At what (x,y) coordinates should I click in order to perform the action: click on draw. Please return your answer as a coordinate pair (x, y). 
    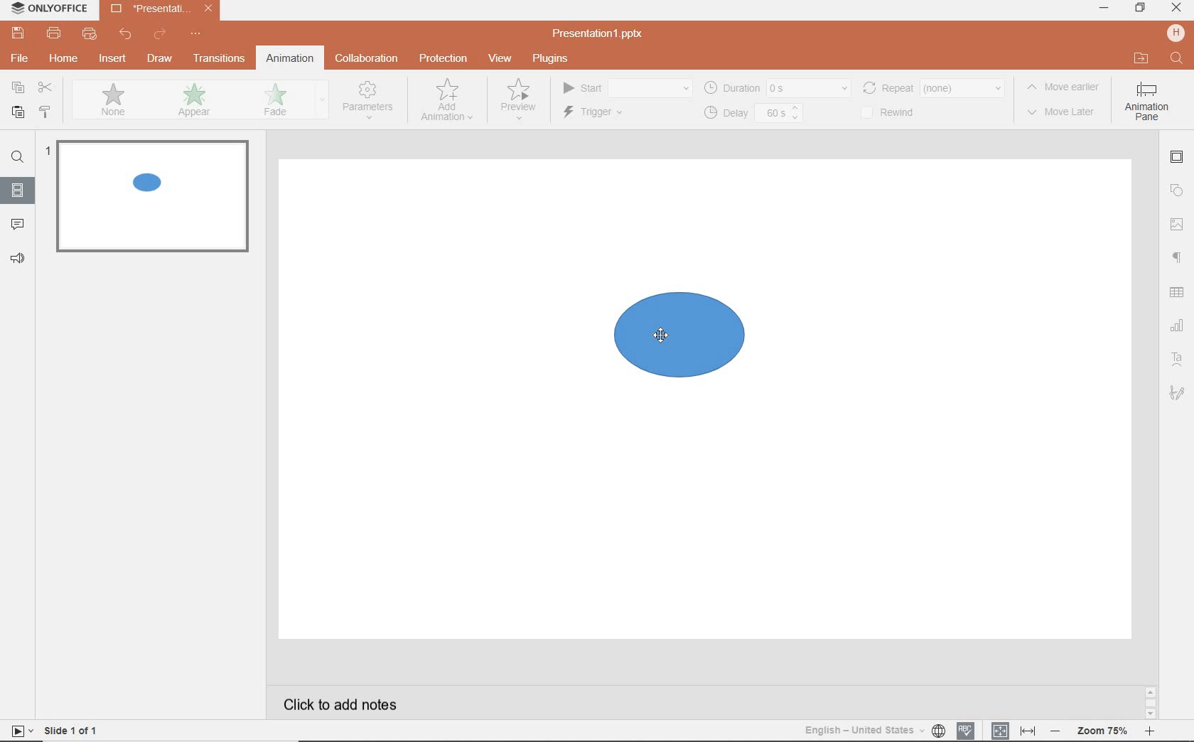
    Looking at the image, I should click on (160, 58).